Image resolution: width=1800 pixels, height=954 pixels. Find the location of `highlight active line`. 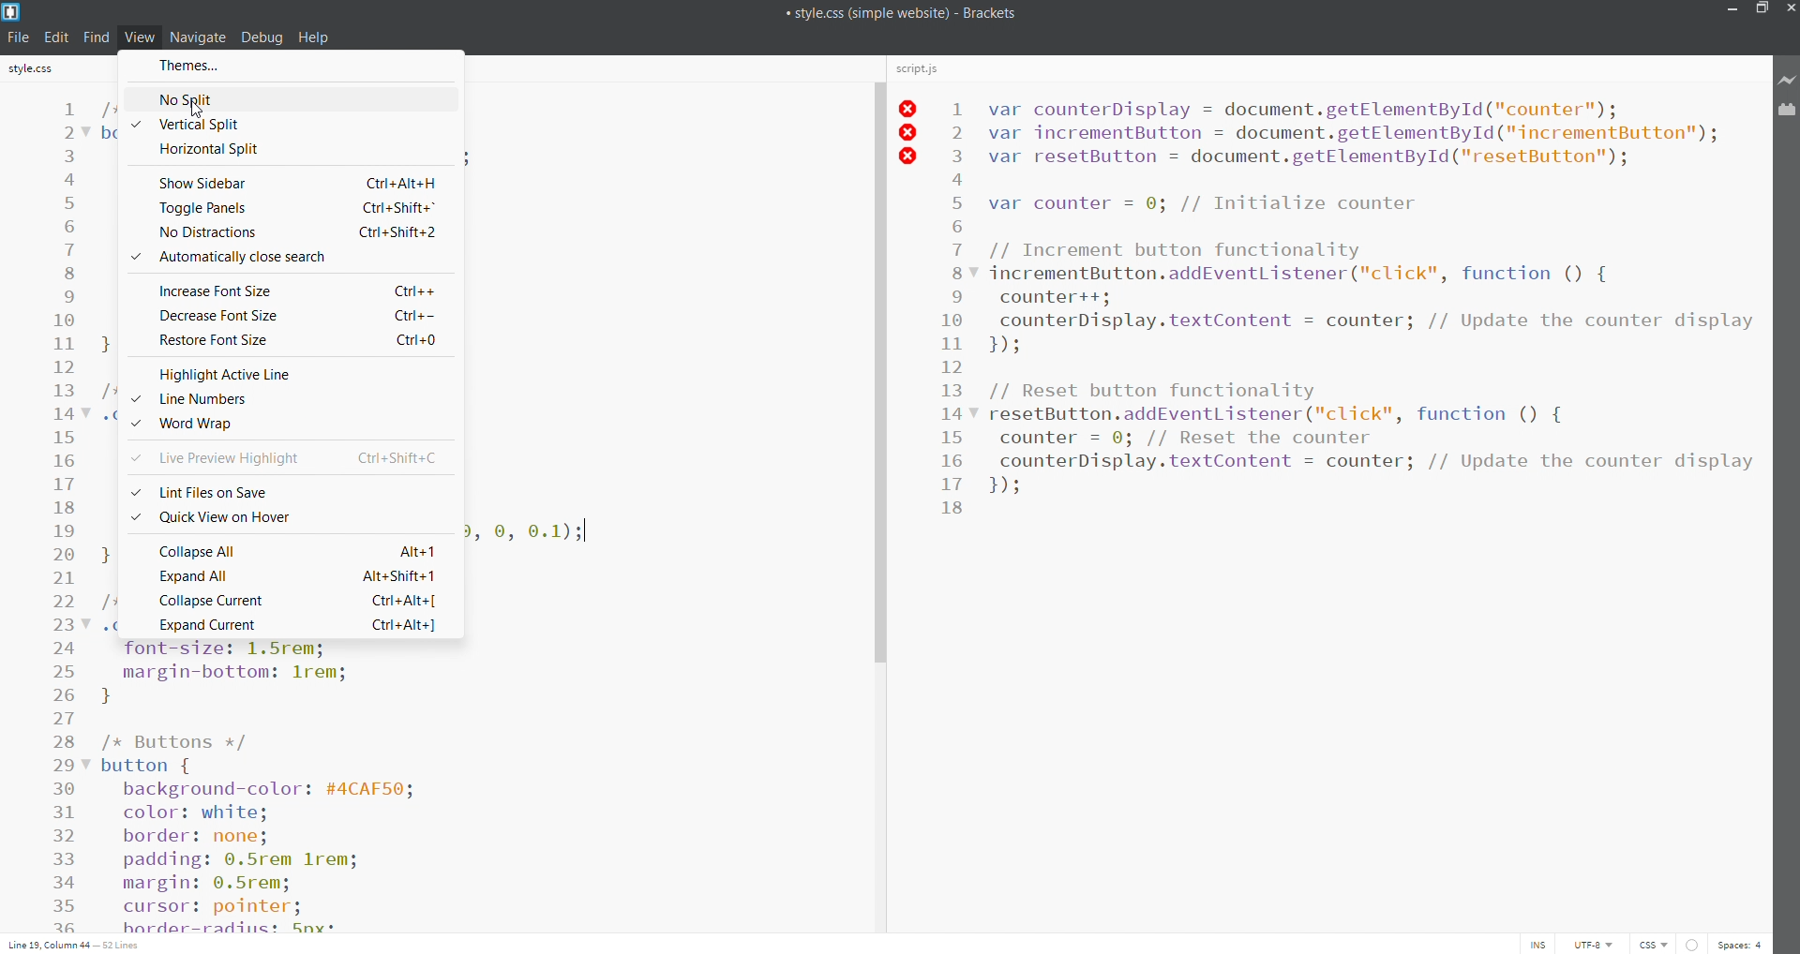

highlight active line is located at coordinates (291, 370).